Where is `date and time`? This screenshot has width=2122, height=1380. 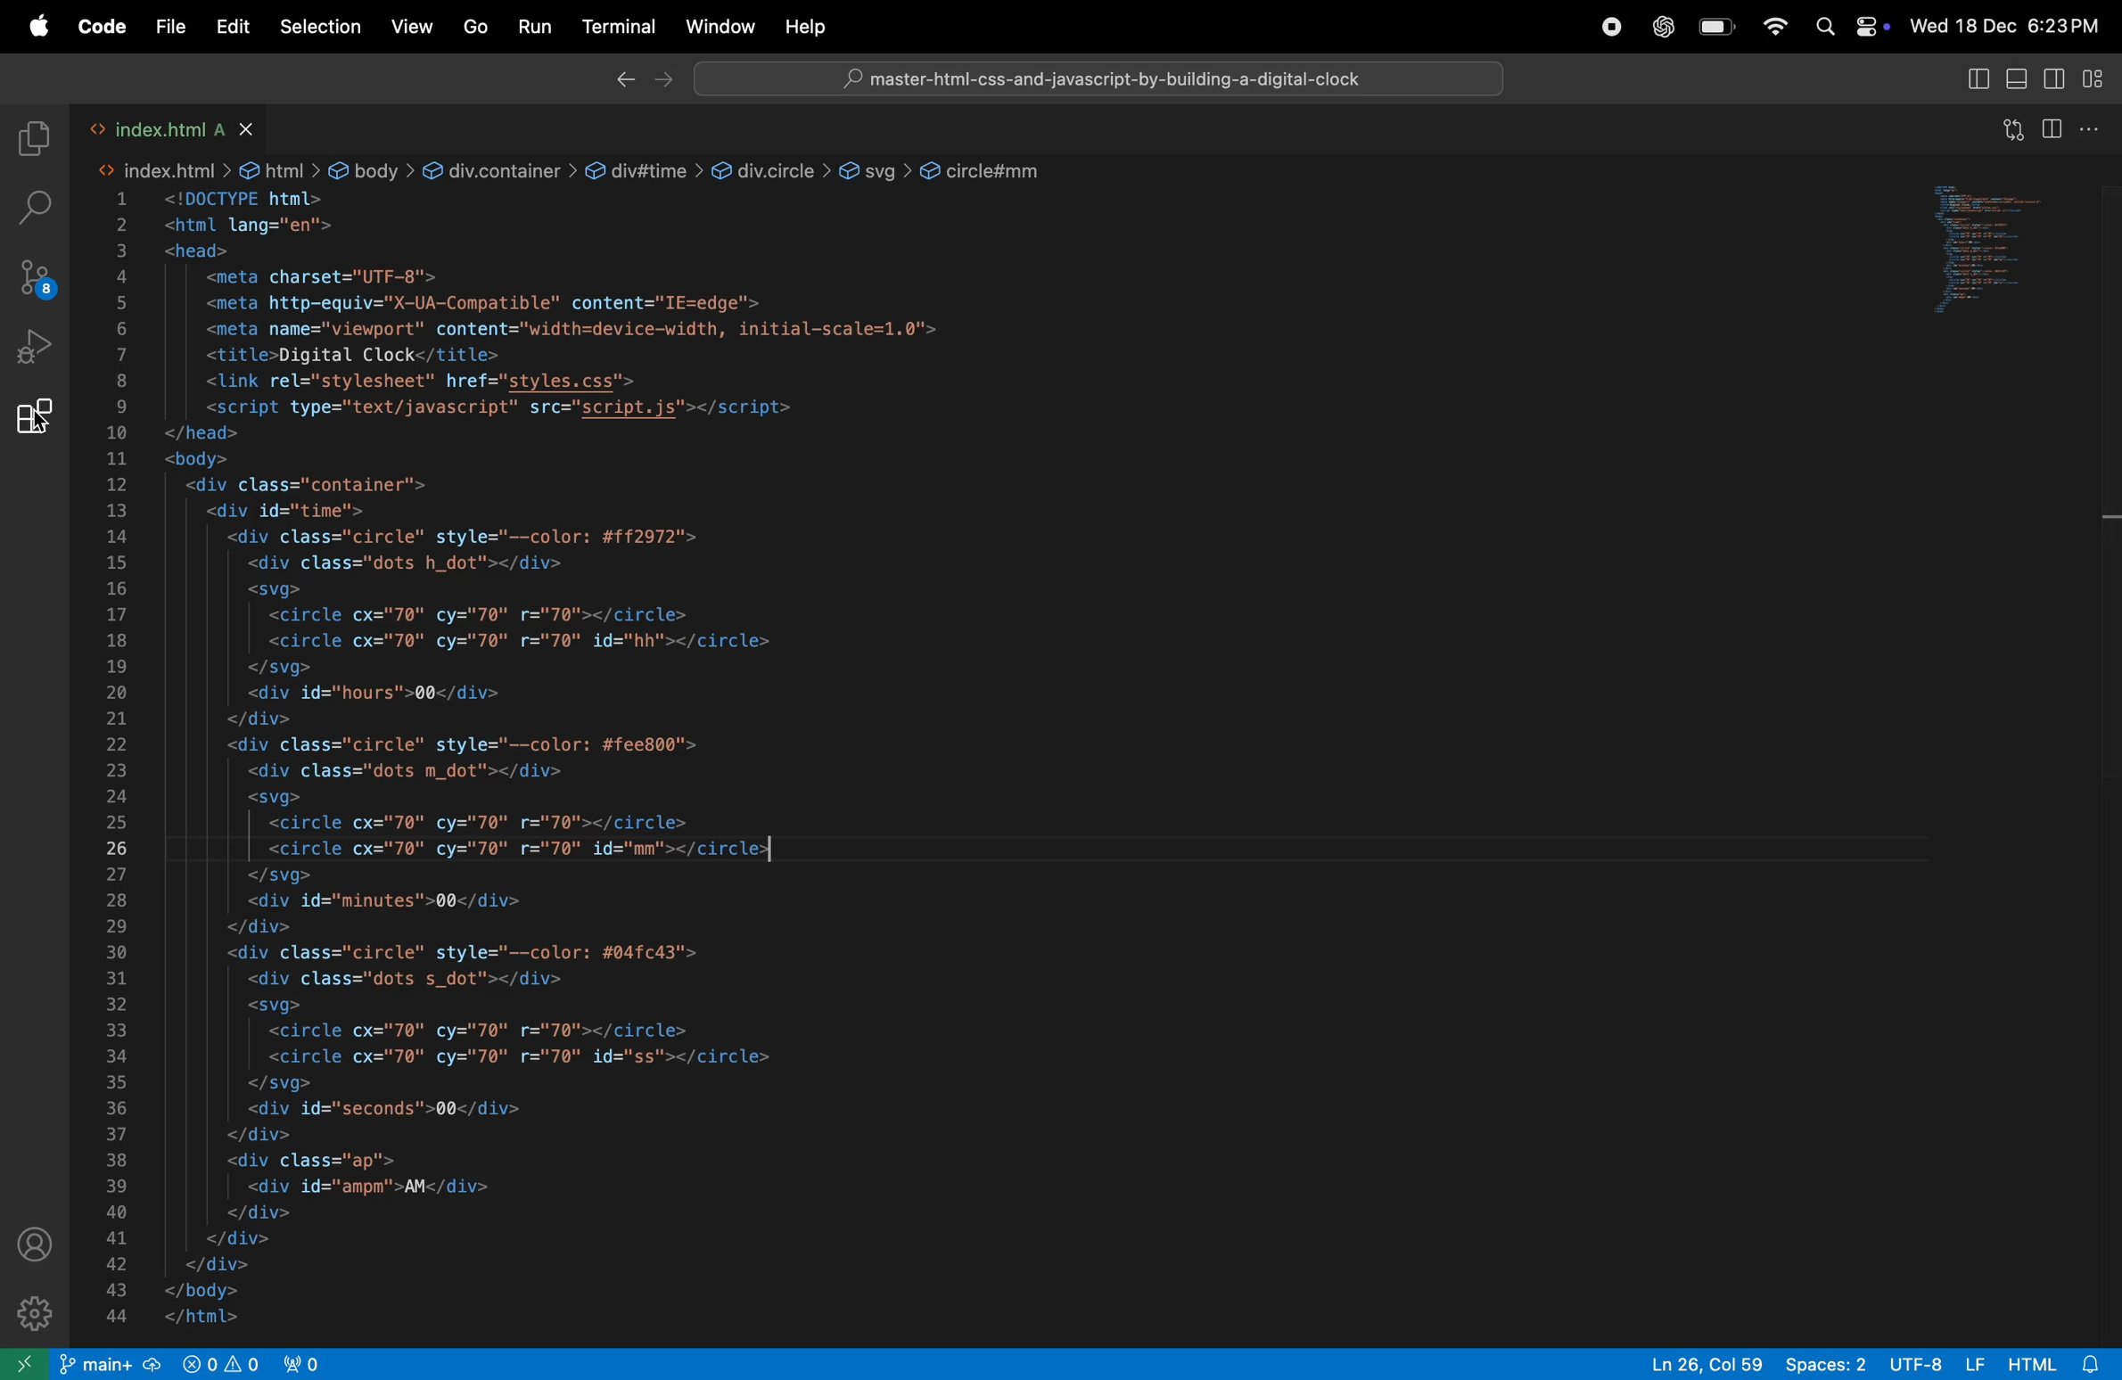 date and time is located at coordinates (2011, 25).